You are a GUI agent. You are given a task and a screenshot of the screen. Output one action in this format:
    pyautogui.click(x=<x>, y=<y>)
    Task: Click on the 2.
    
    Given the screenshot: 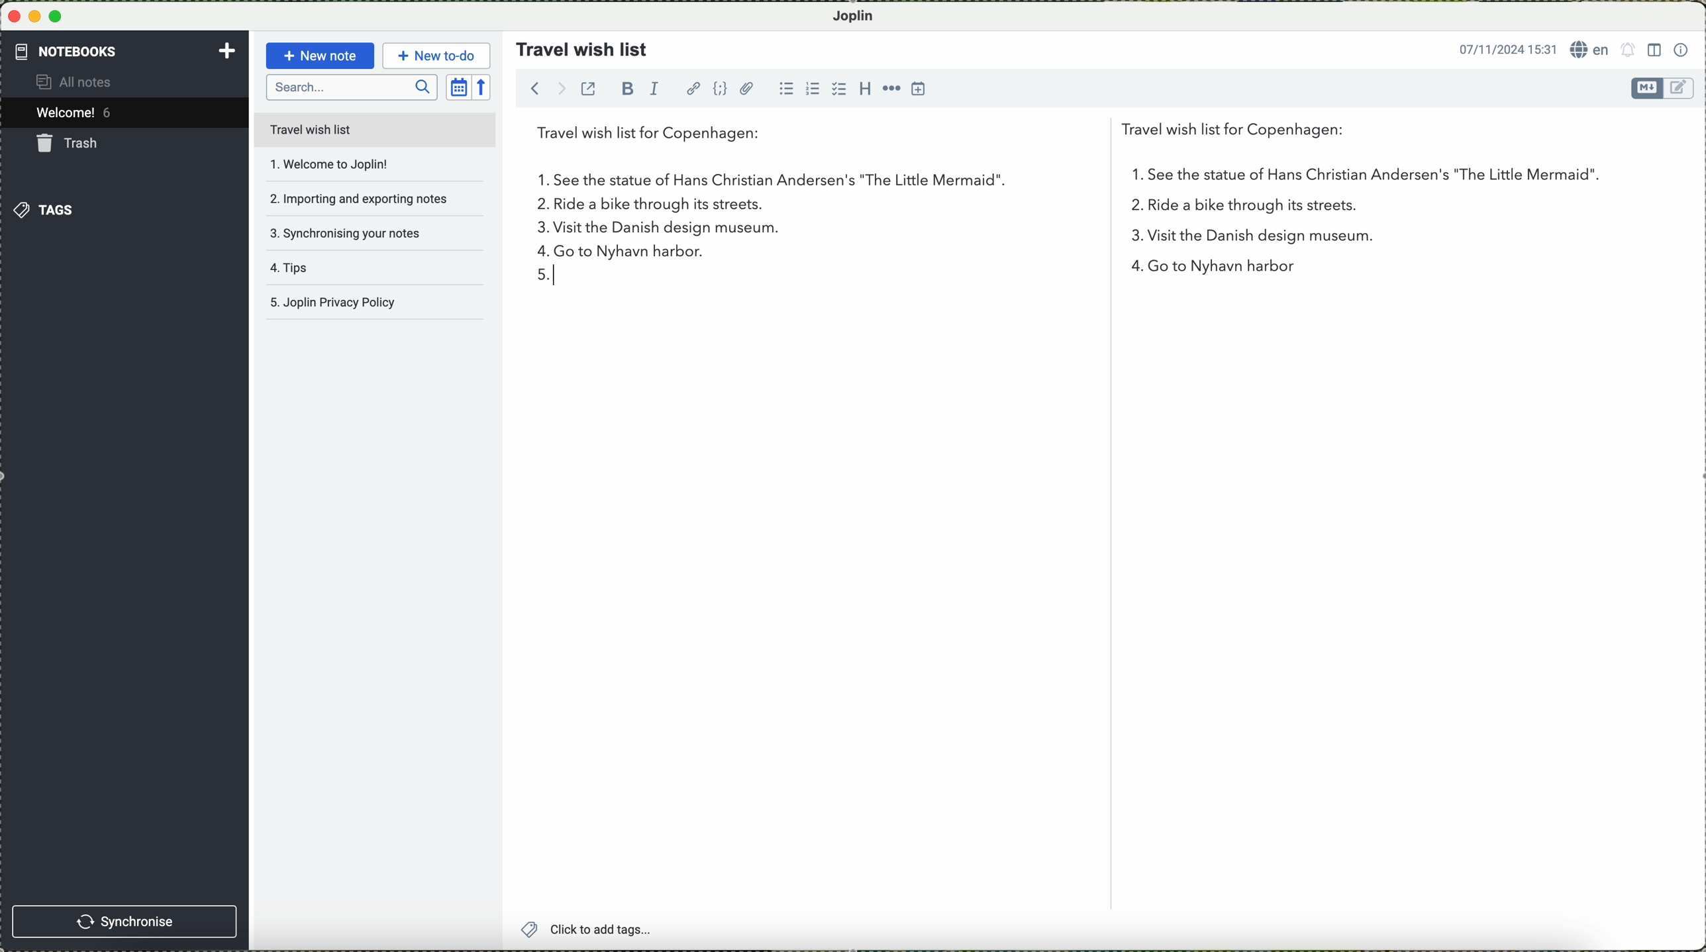 What is the action you would take?
    pyautogui.click(x=537, y=208)
    